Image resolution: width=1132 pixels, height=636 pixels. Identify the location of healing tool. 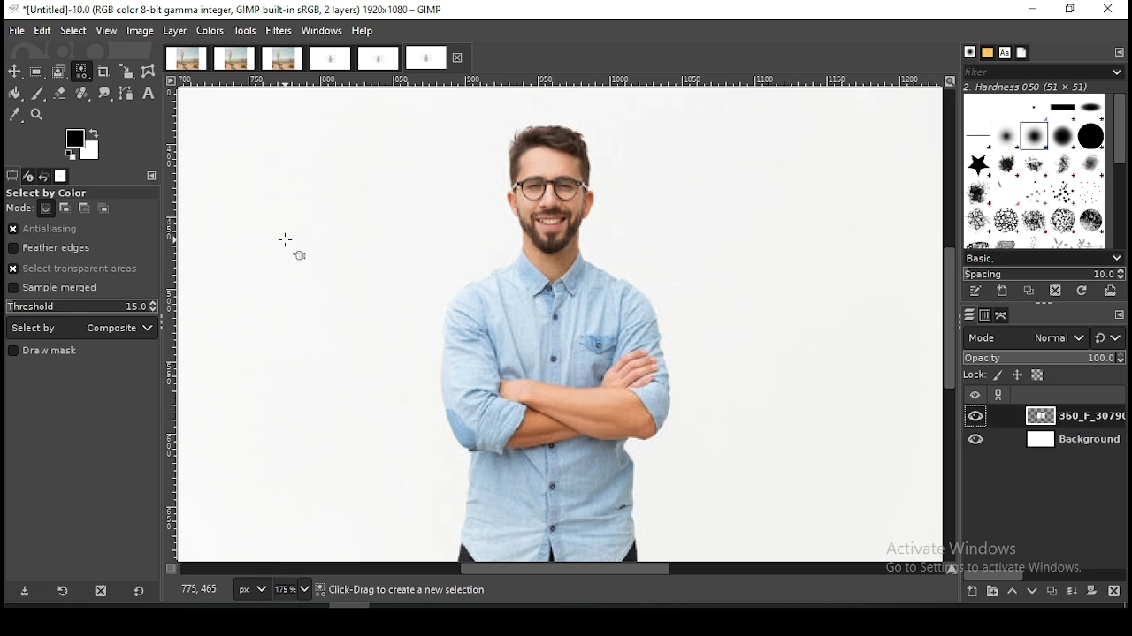
(83, 94).